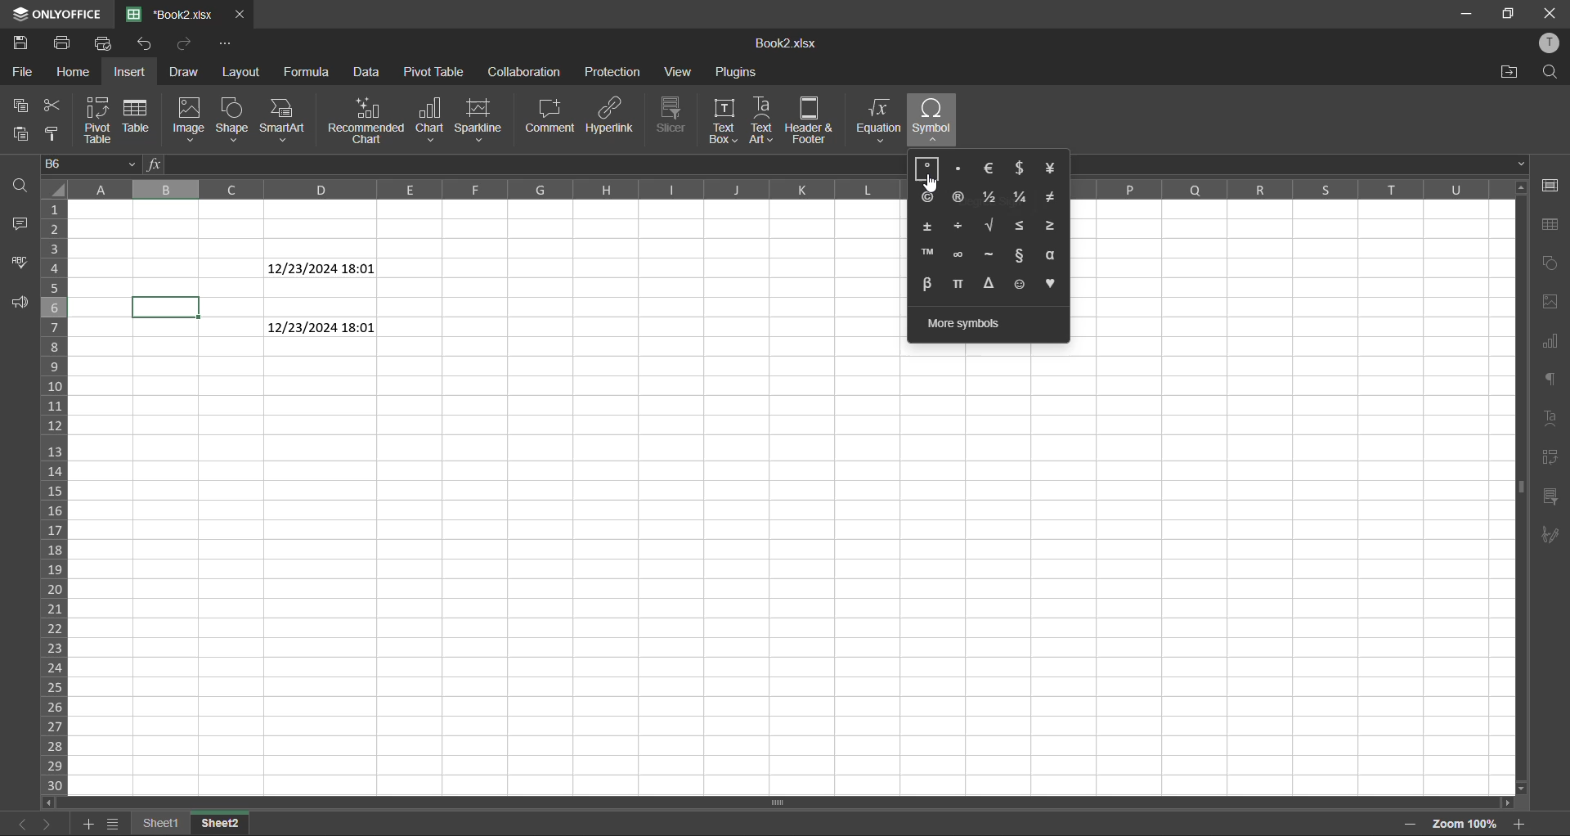 The image size is (1570, 836). What do you see at coordinates (26, 225) in the screenshot?
I see `comments` at bounding box center [26, 225].